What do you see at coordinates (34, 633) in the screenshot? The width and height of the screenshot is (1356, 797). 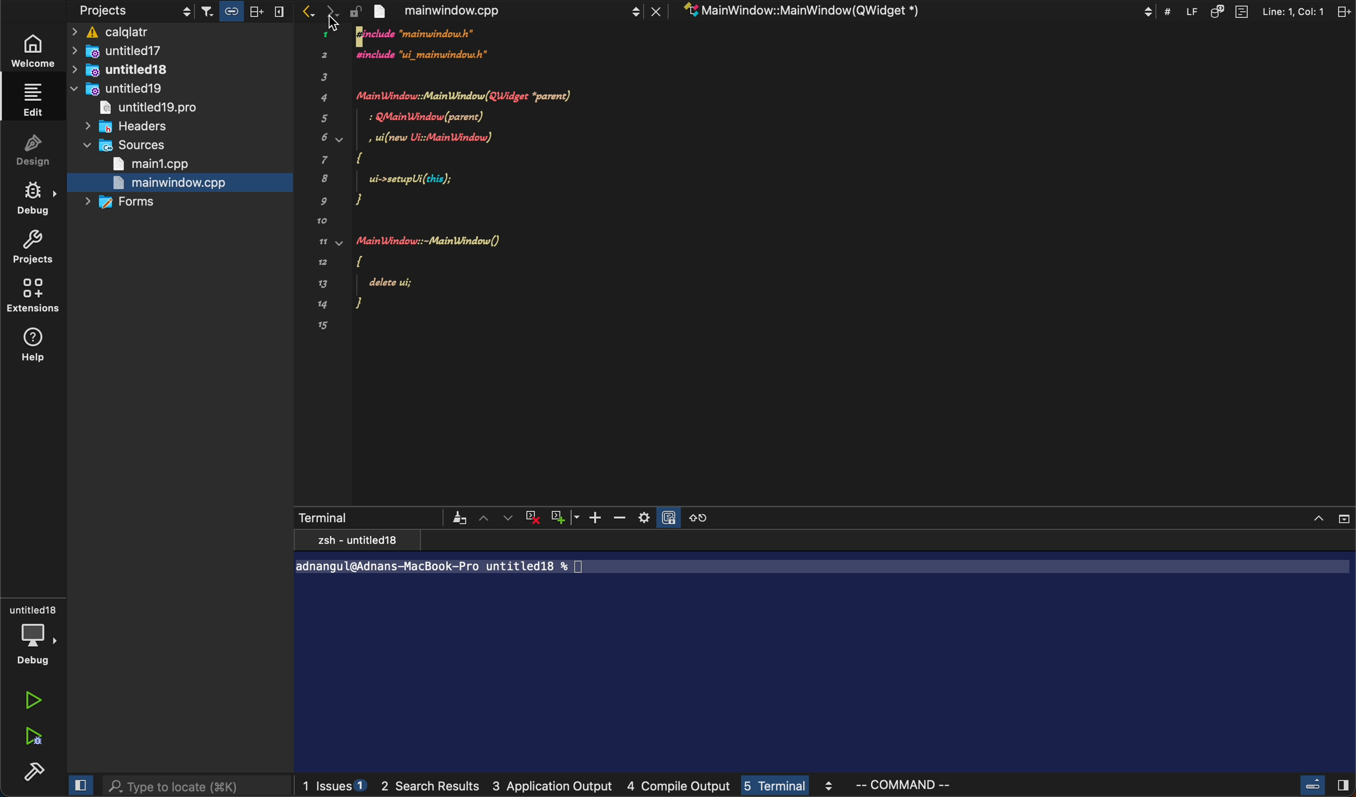 I see `debug` at bounding box center [34, 633].